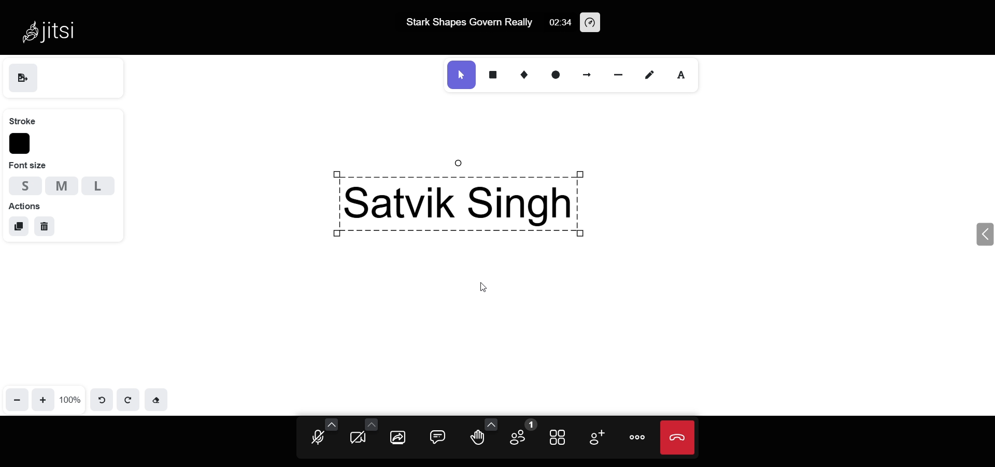  I want to click on delete, so click(45, 227).